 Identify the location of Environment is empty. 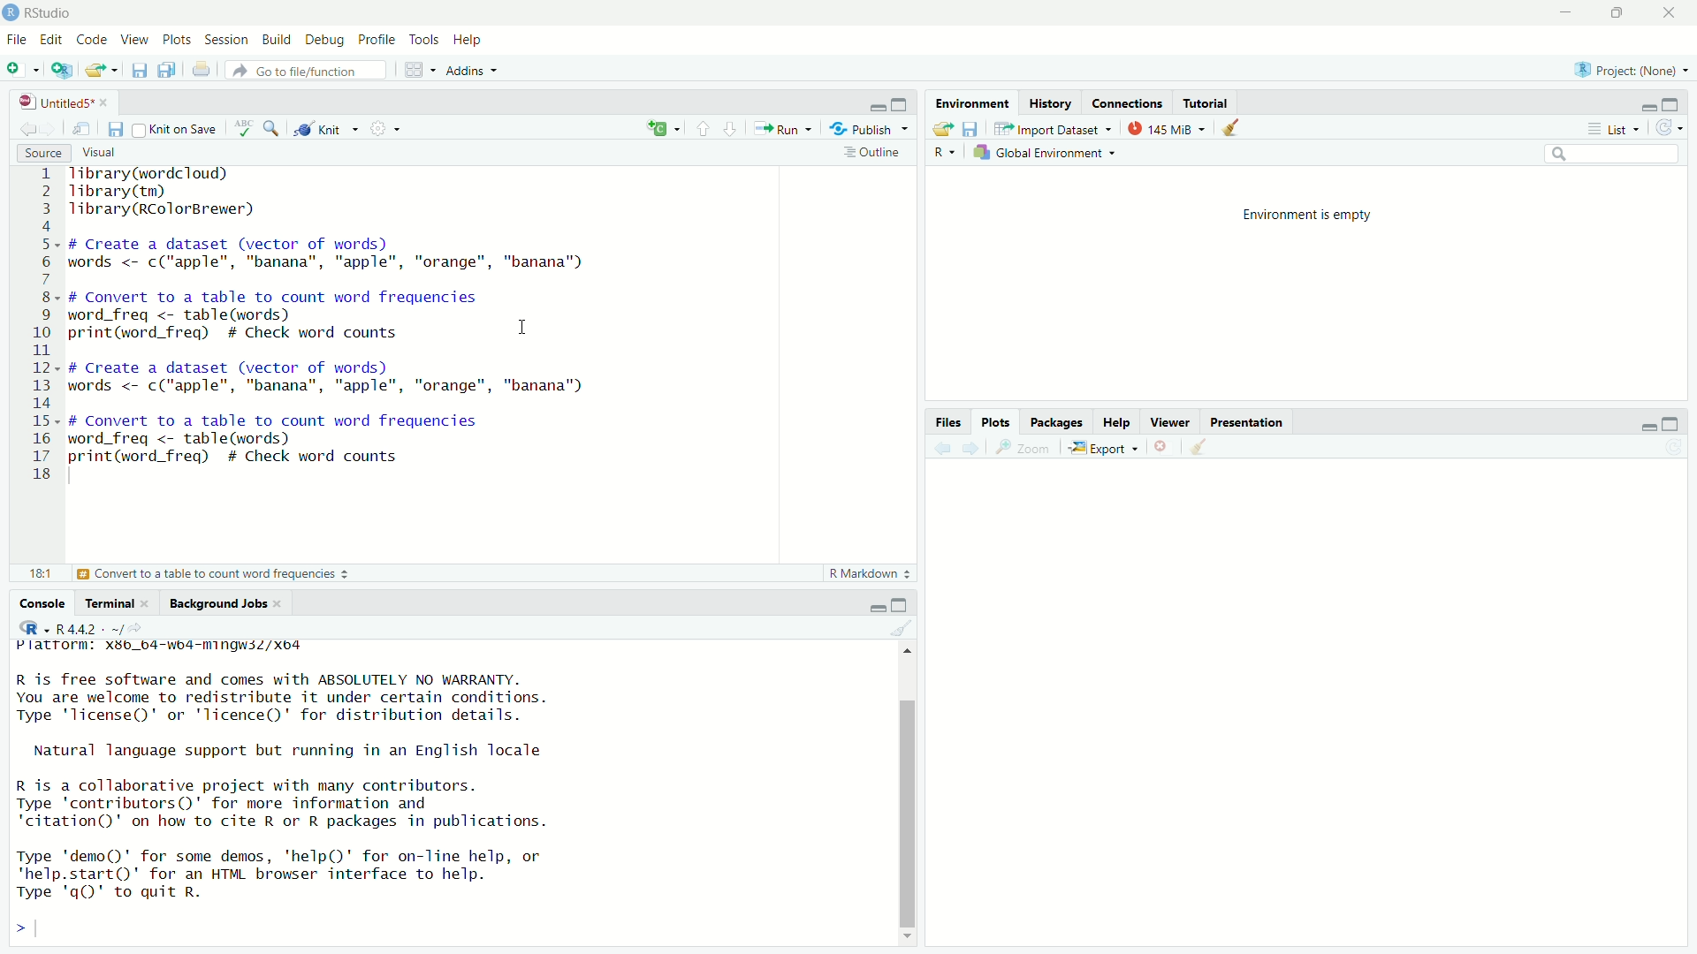
(1305, 217).